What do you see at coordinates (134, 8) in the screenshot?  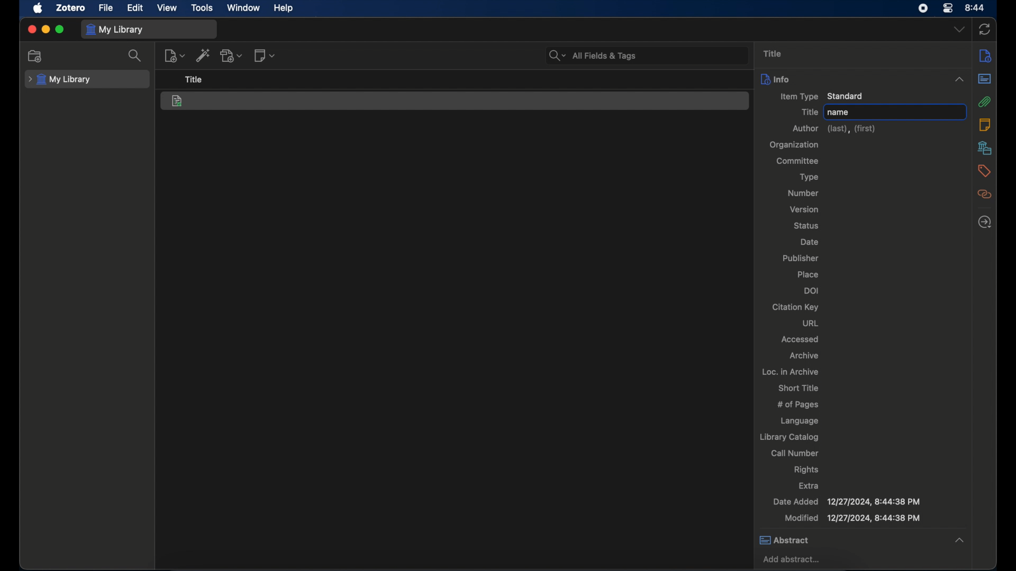 I see `edit` at bounding box center [134, 8].